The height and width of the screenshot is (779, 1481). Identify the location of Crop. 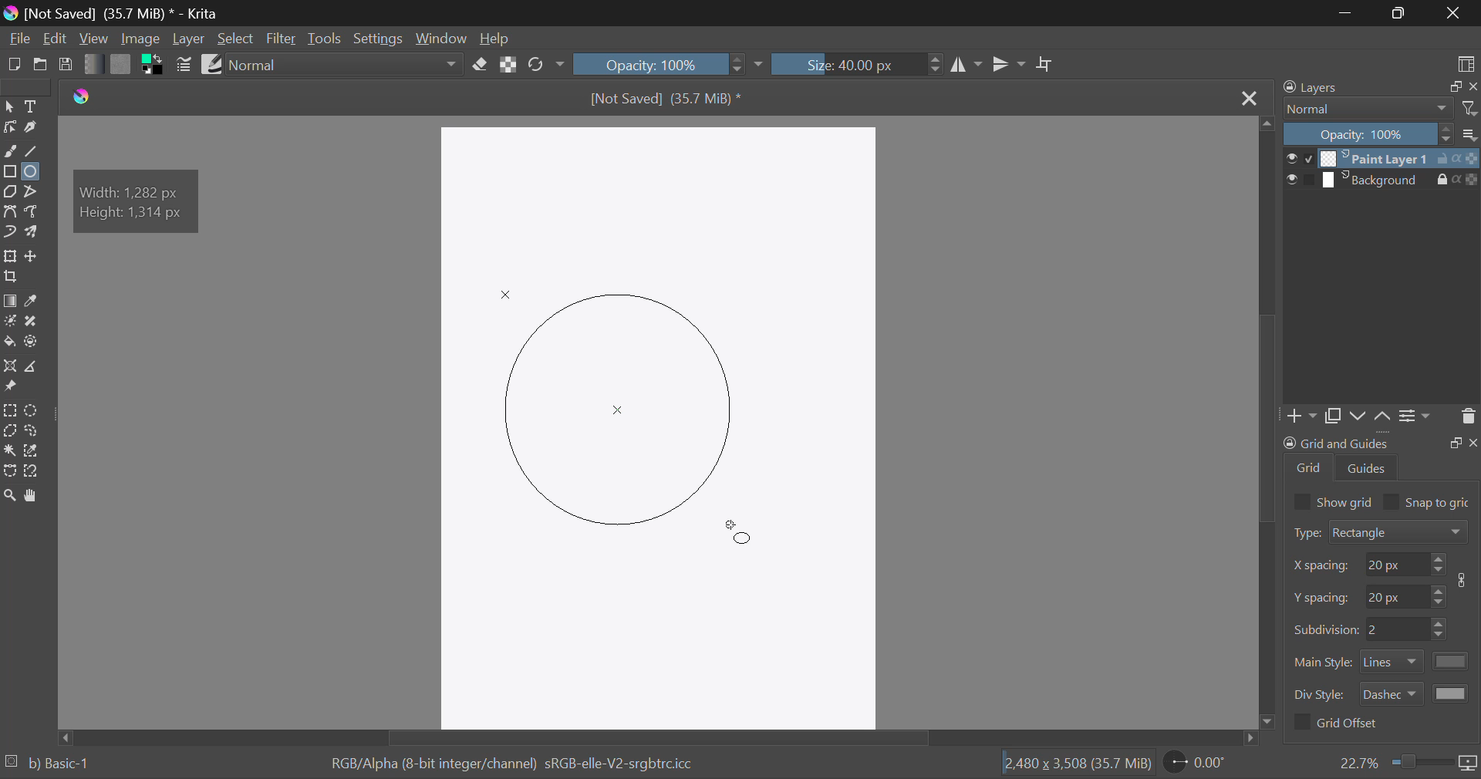
(1046, 65).